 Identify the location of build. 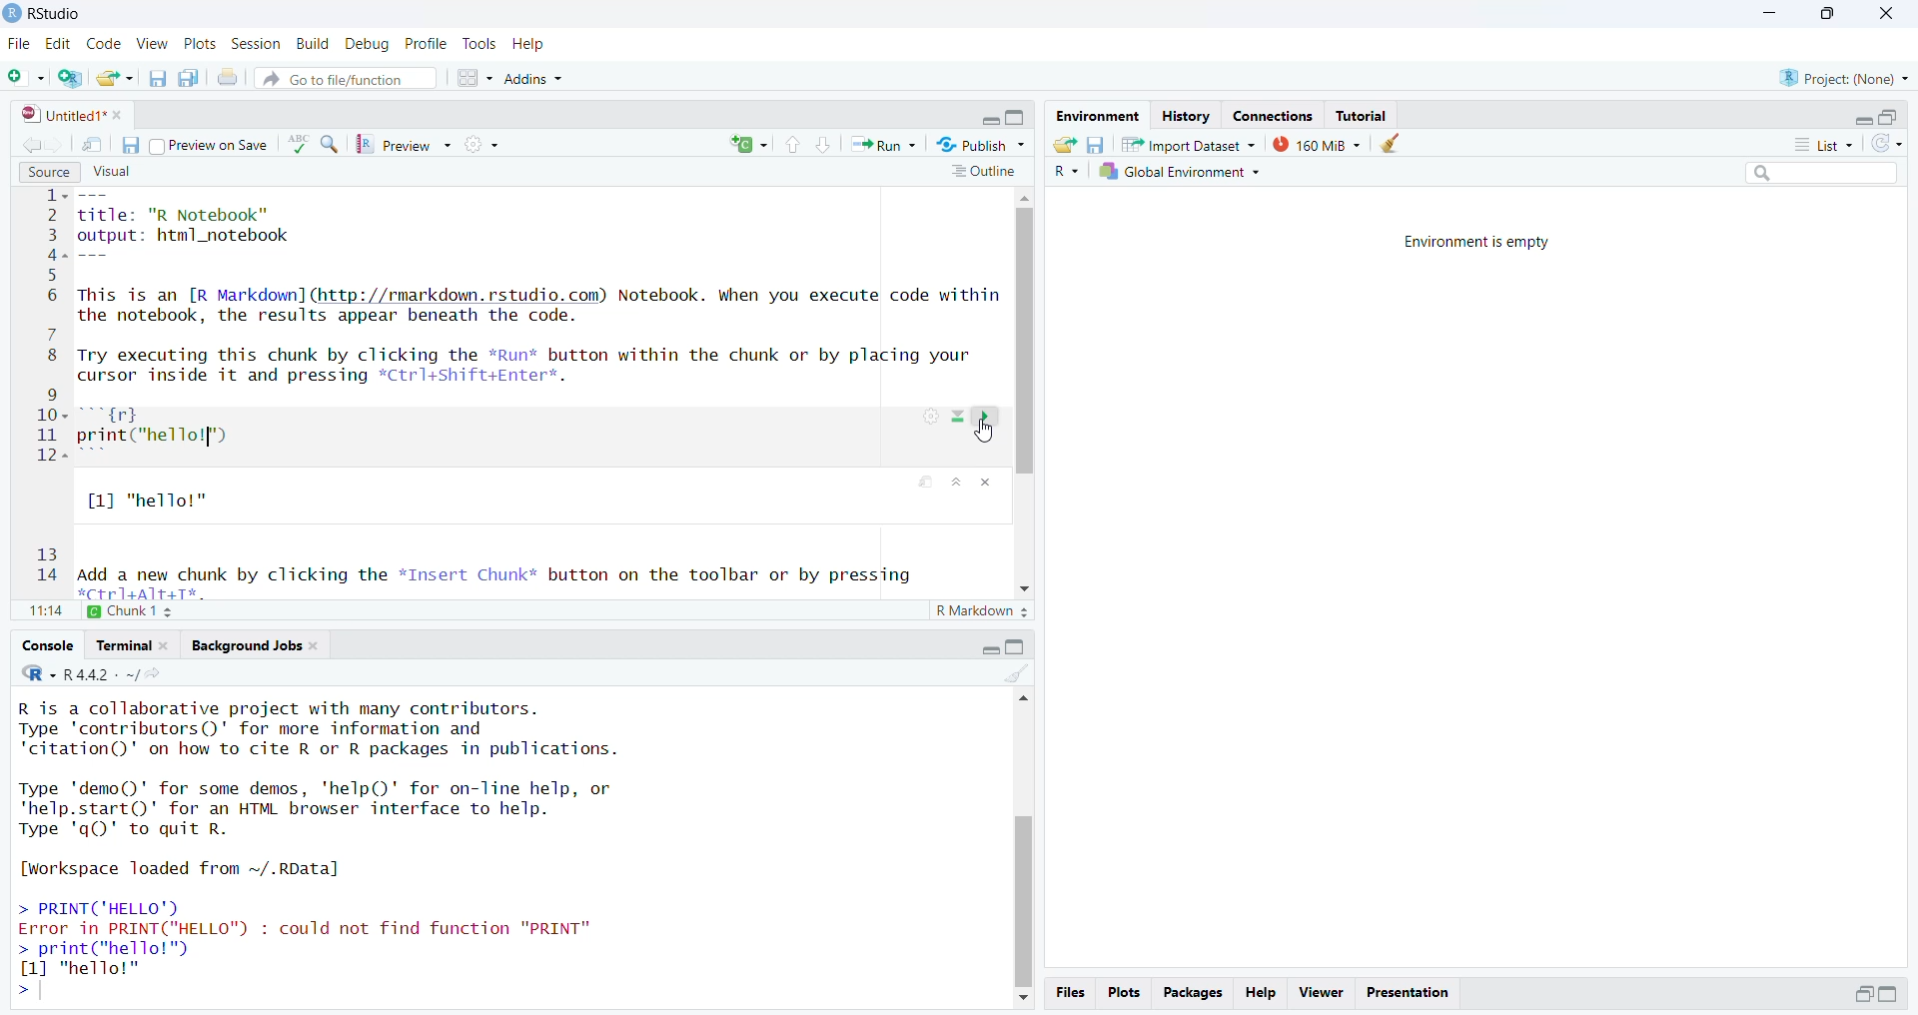
(315, 44).